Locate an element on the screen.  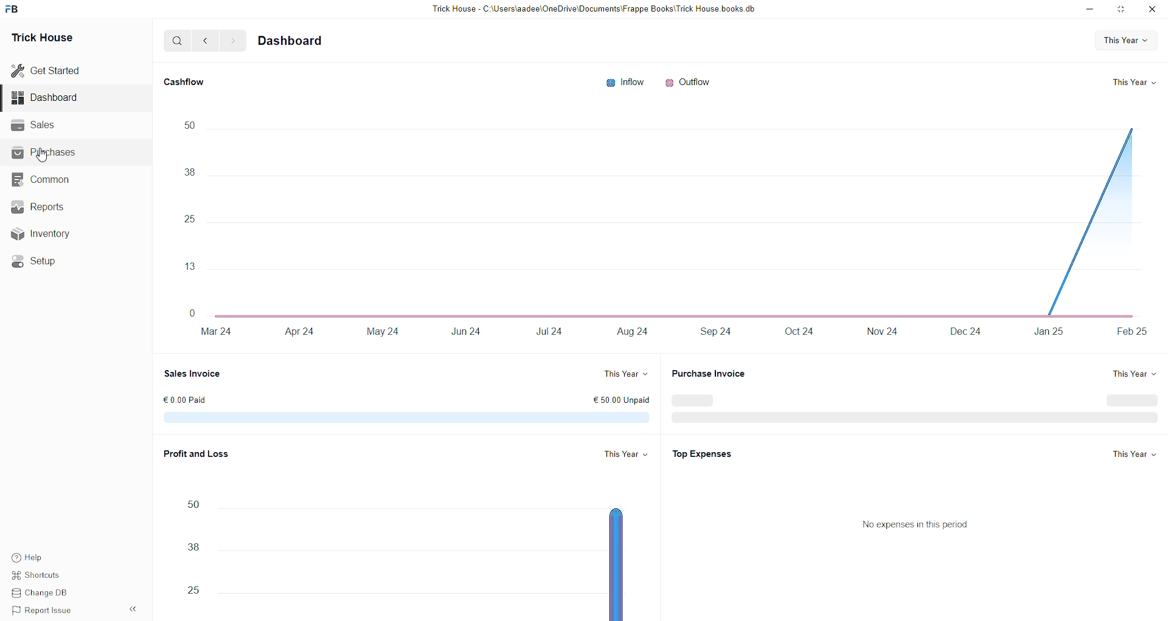
13 is located at coordinates (189, 267).